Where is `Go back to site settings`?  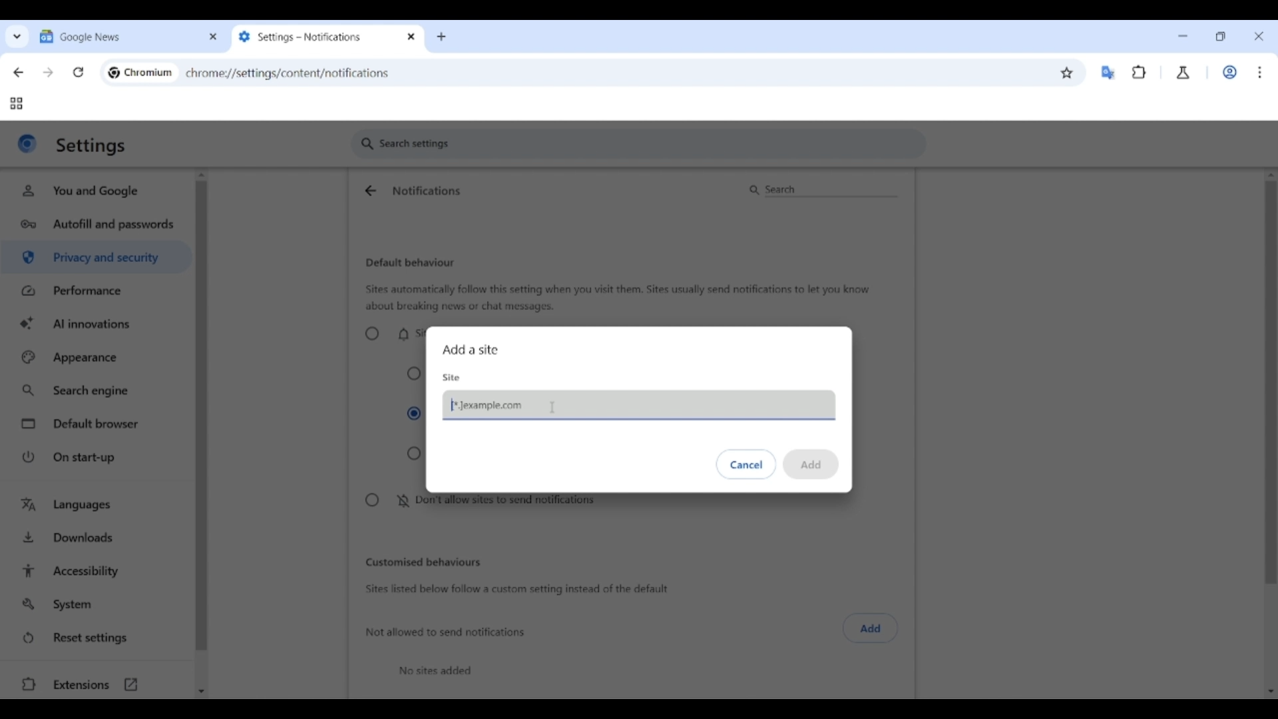 Go back to site settings is located at coordinates (369, 190).